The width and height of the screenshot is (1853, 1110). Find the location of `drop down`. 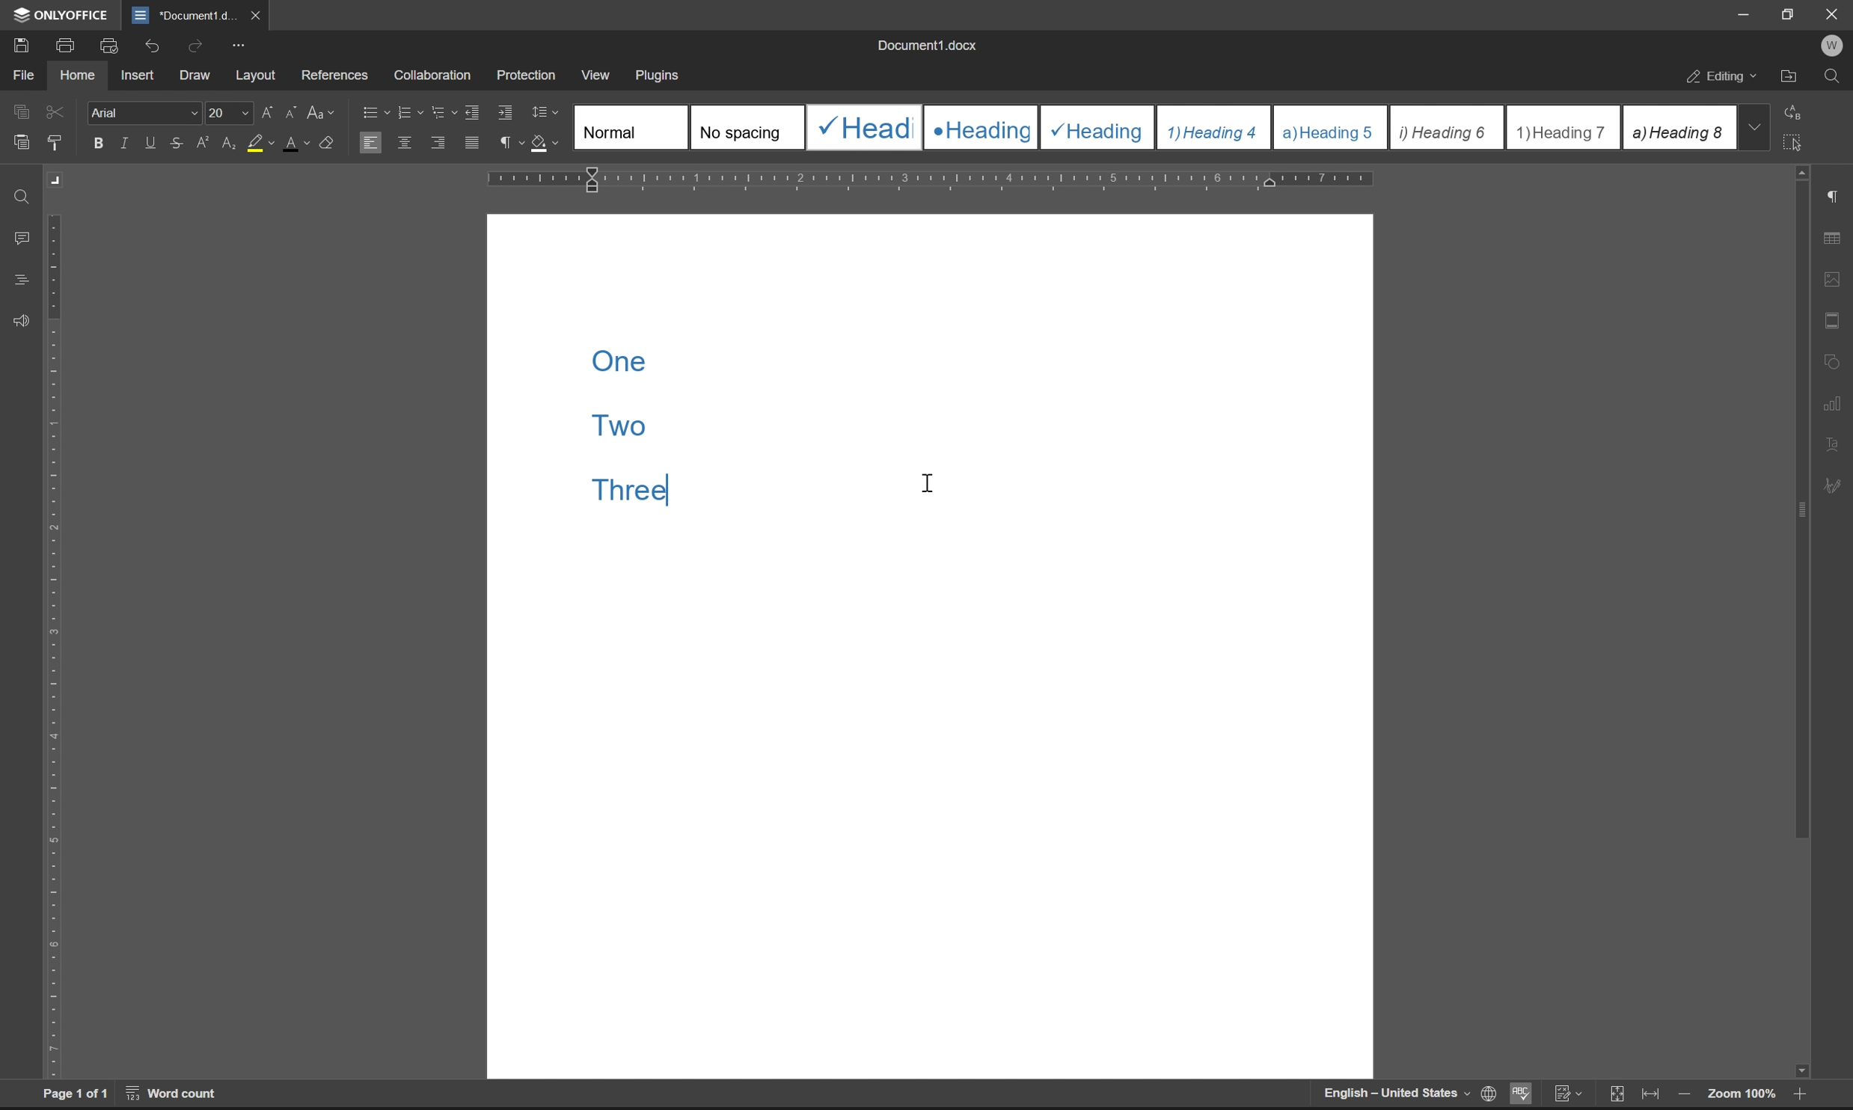

drop down is located at coordinates (1754, 126).